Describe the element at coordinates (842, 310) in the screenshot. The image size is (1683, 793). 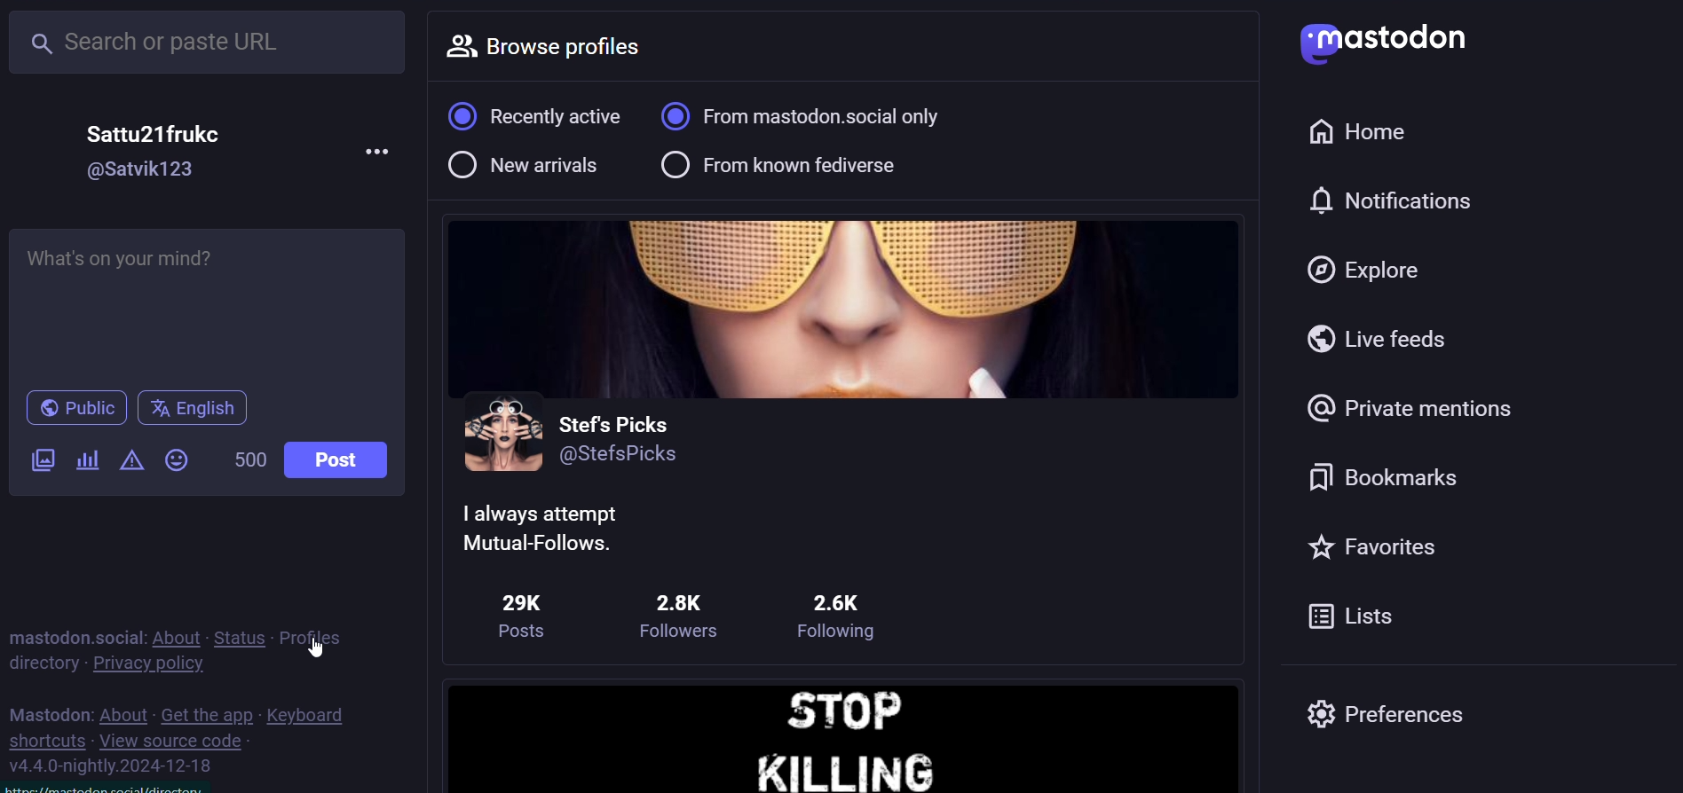
I see `image` at that location.